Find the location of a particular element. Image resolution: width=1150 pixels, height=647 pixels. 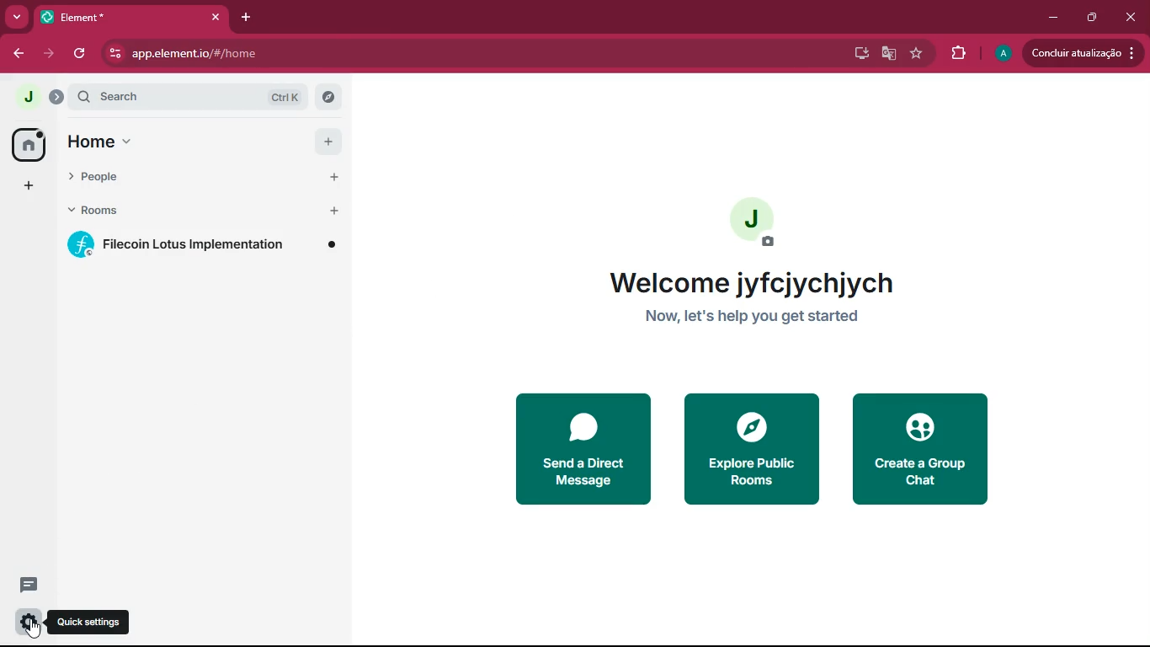

maximize is located at coordinates (1089, 18).